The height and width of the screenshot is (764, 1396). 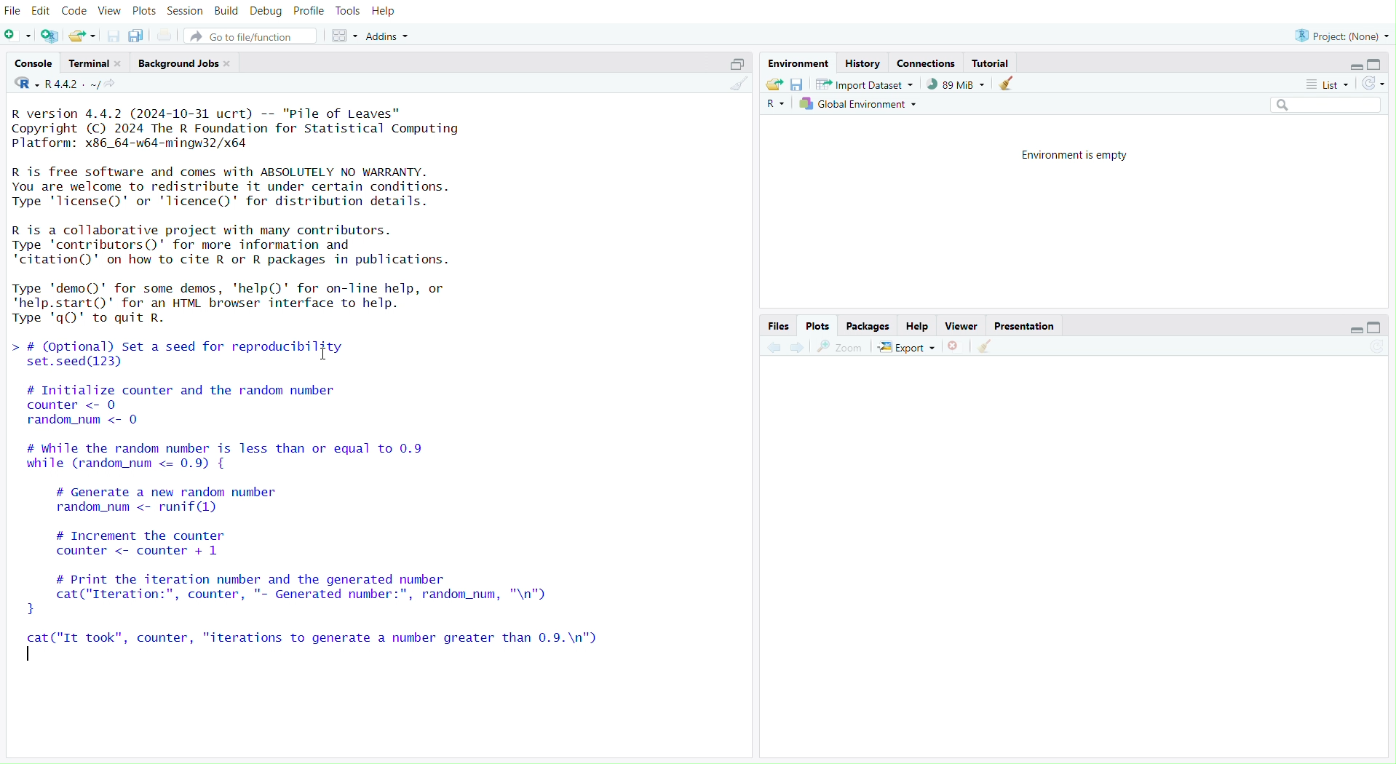 I want to click on Import Dataset, so click(x=868, y=84).